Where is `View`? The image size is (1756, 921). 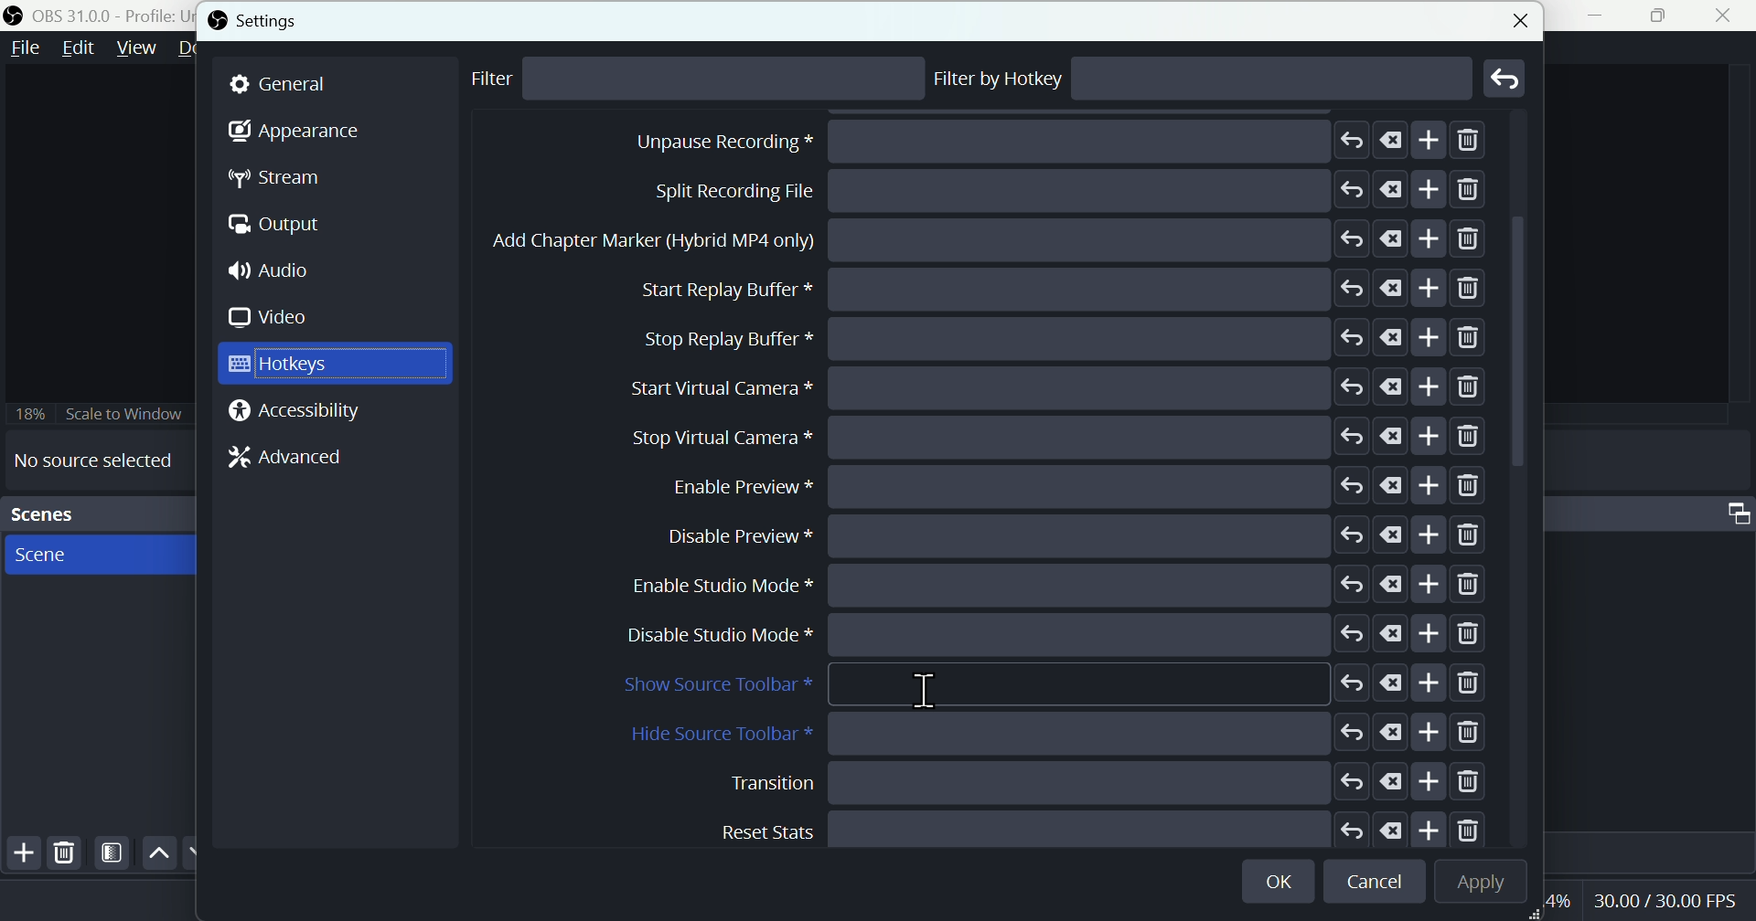
View is located at coordinates (133, 48).